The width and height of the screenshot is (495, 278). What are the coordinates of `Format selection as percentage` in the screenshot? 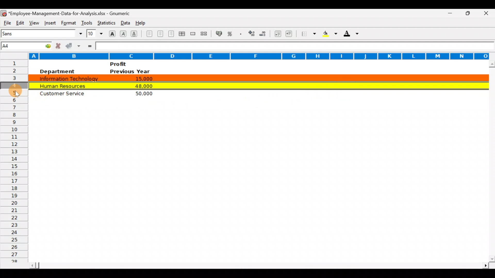 It's located at (232, 34).